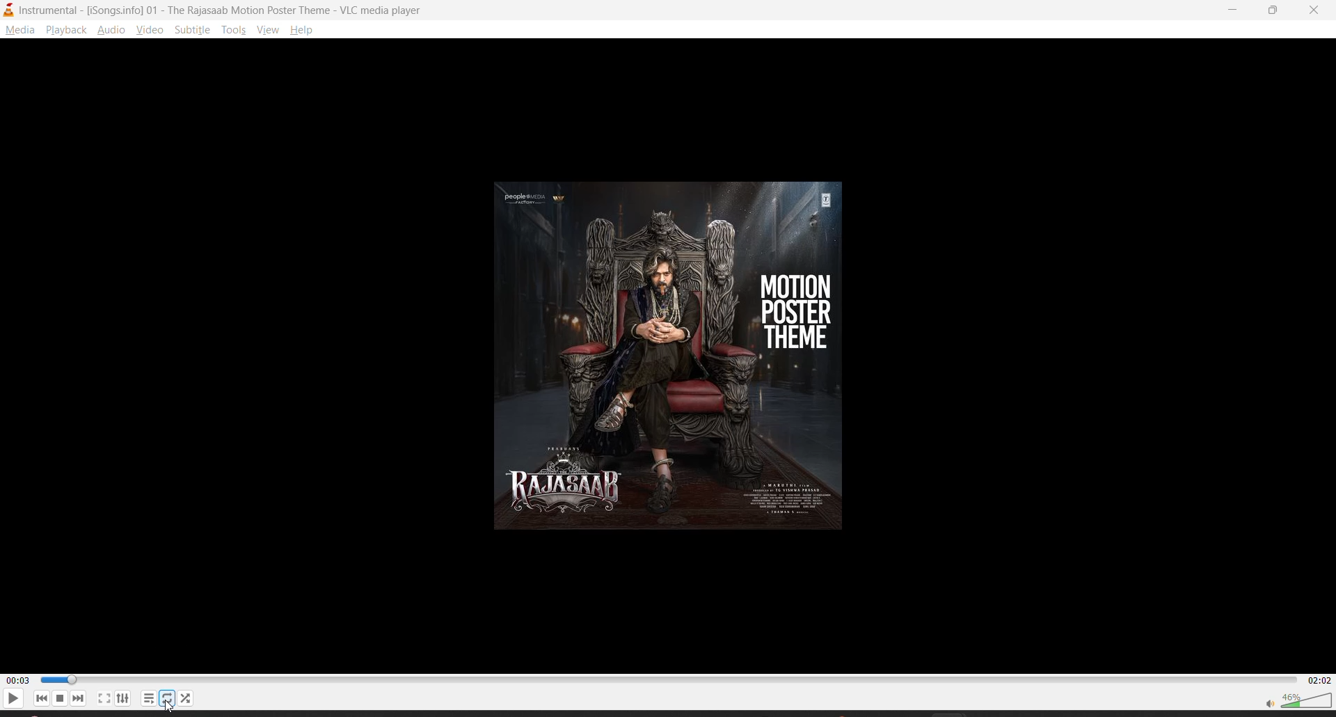 The image size is (1336, 717). Describe the element at coordinates (669, 679) in the screenshot. I see `Progress` at that location.